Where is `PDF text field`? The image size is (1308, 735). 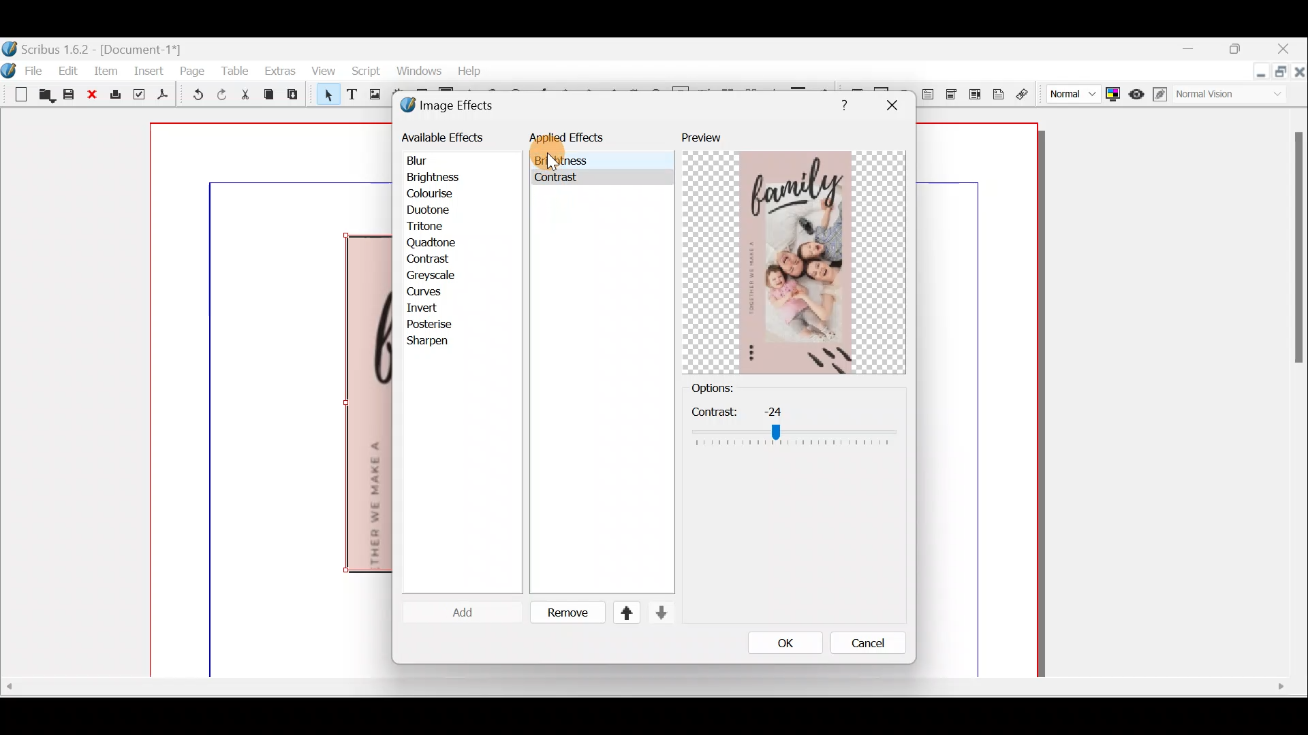 PDF text field is located at coordinates (927, 95).